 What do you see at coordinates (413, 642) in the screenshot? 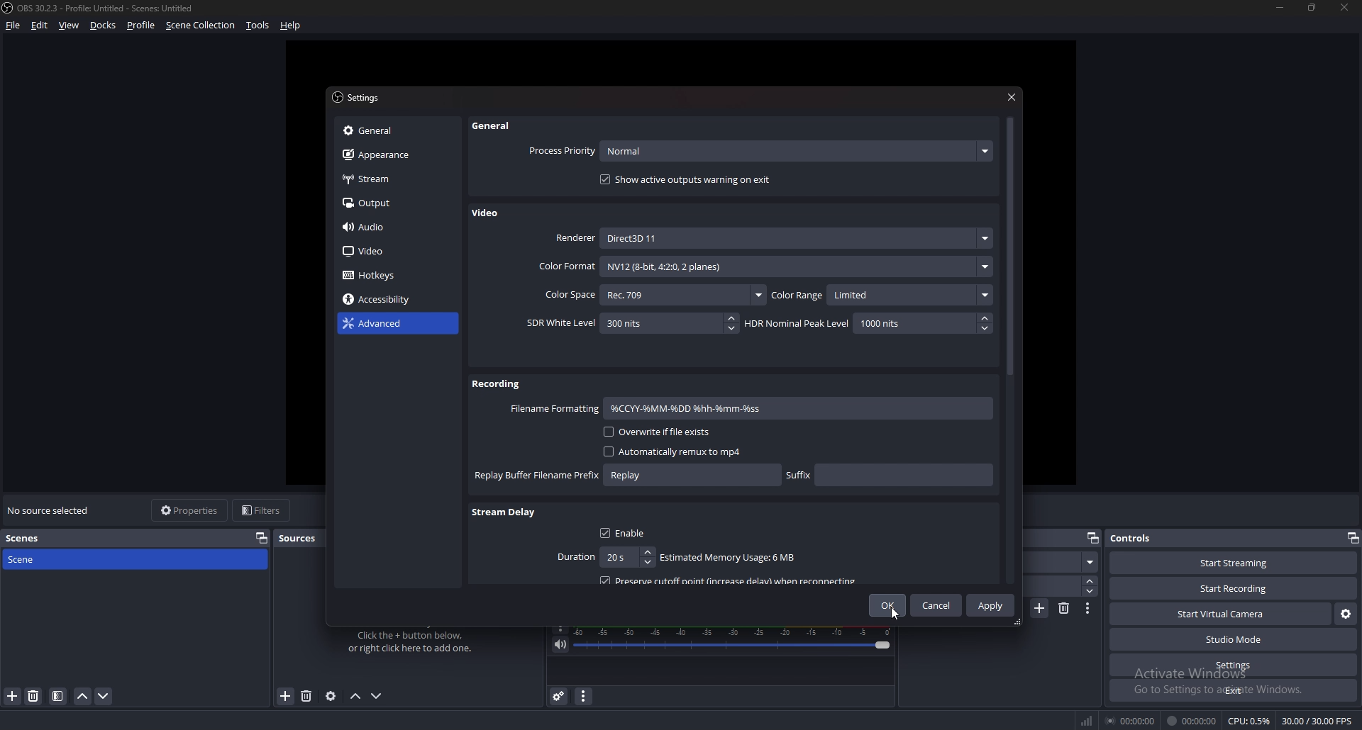
I see `Click the + button below. or right click here to add one.` at bounding box center [413, 642].